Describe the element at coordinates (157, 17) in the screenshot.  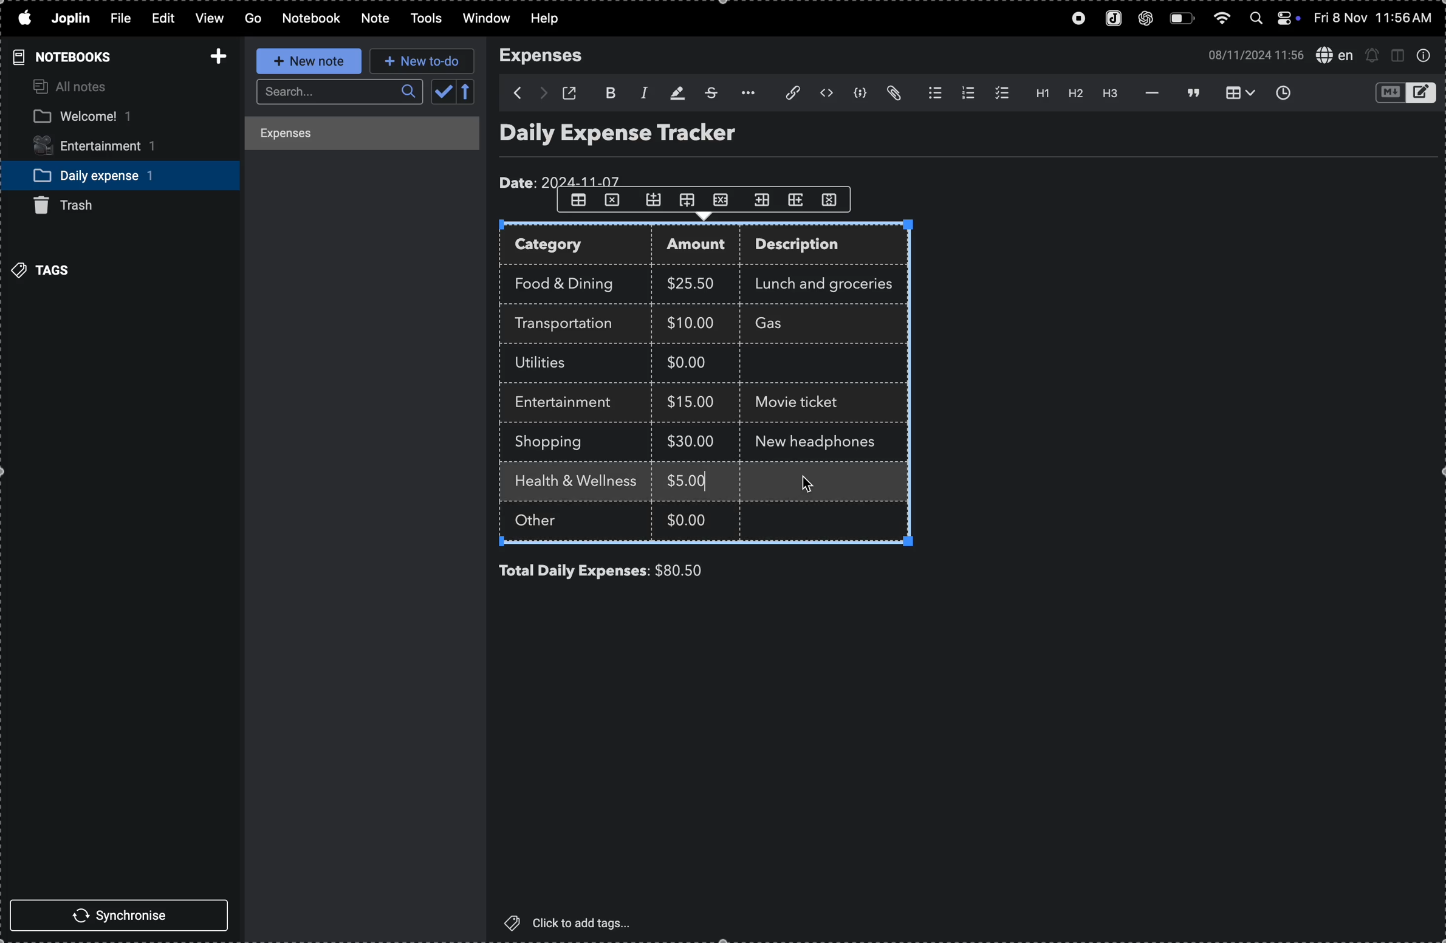
I see `edit` at that location.